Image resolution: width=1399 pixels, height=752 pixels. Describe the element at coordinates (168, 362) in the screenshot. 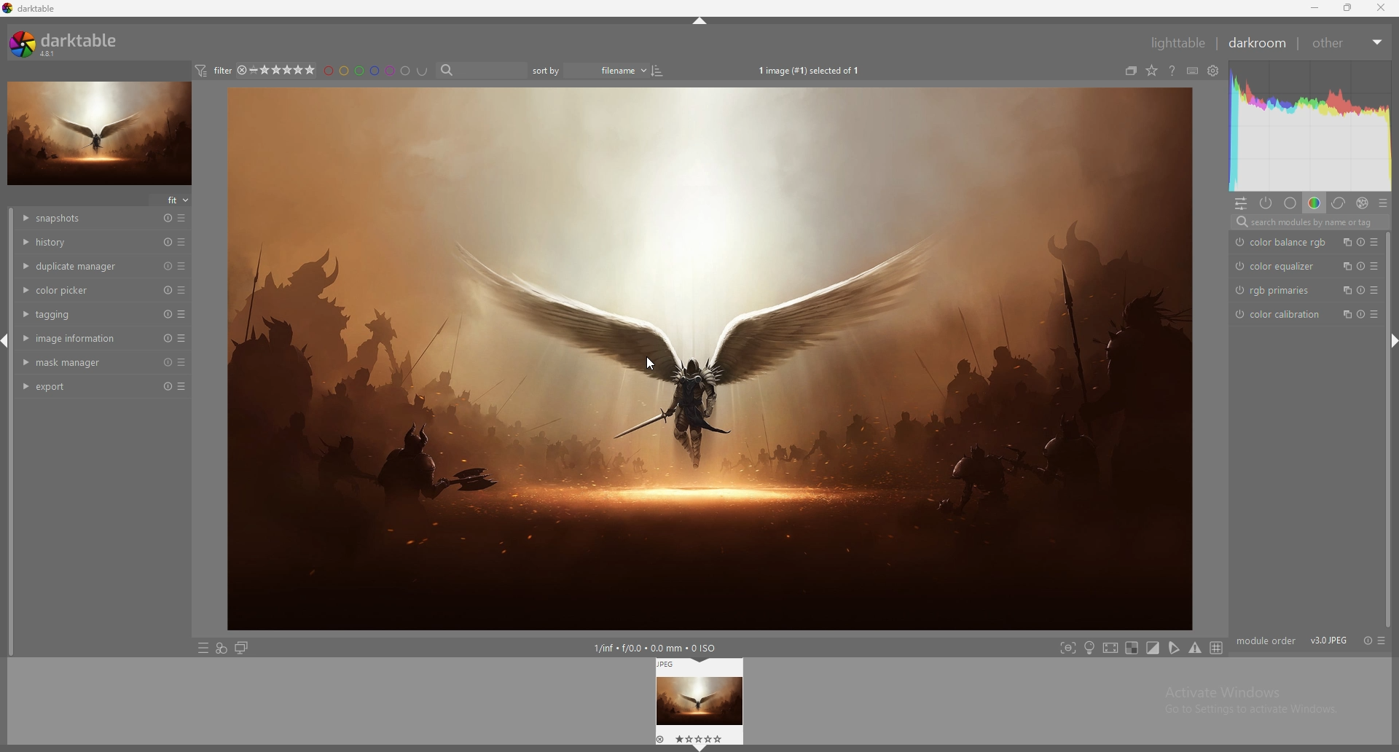

I see `reset` at that location.